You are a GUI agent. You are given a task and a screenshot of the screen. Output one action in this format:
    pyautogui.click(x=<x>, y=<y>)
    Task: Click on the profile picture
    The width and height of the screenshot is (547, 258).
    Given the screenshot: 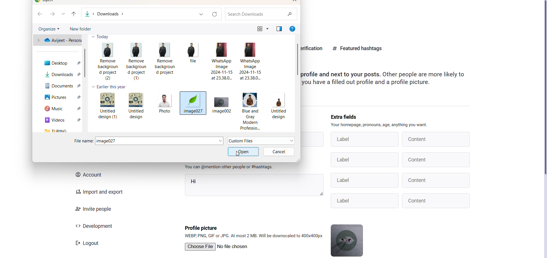 What is the action you would take?
    pyautogui.click(x=201, y=227)
    